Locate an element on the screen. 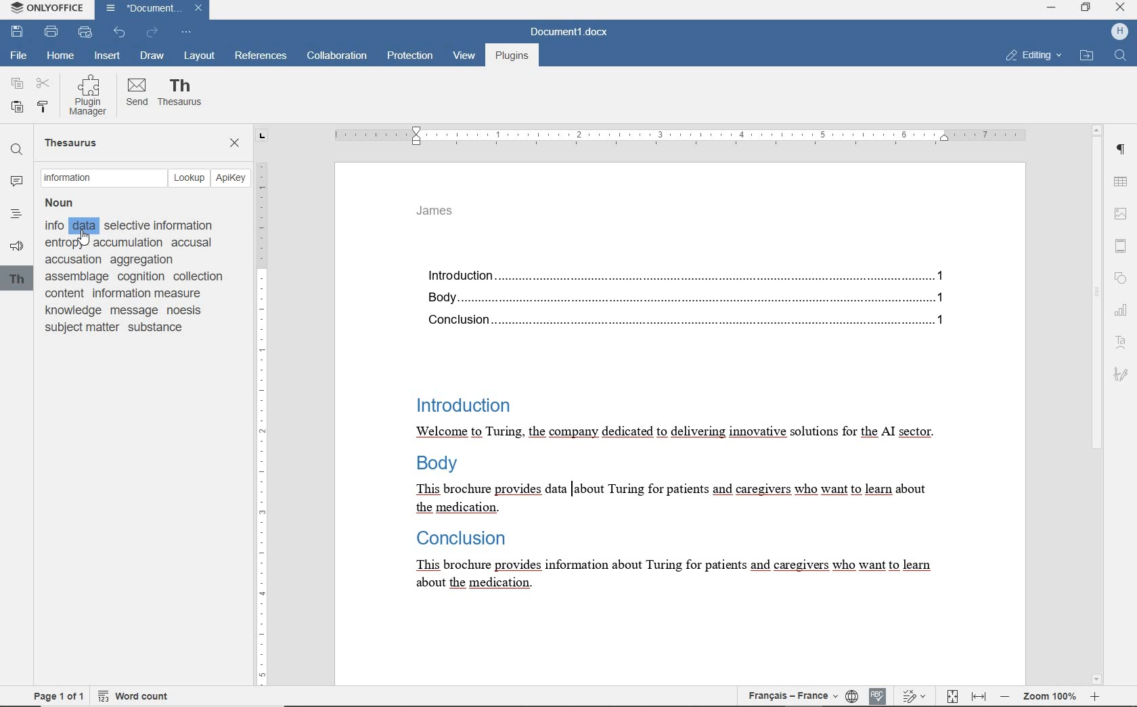  ZOOM 100% is located at coordinates (1050, 695).